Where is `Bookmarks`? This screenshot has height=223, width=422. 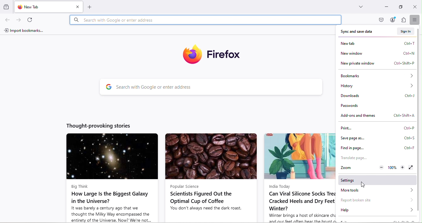
Bookmarks is located at coordinates (376, 75).